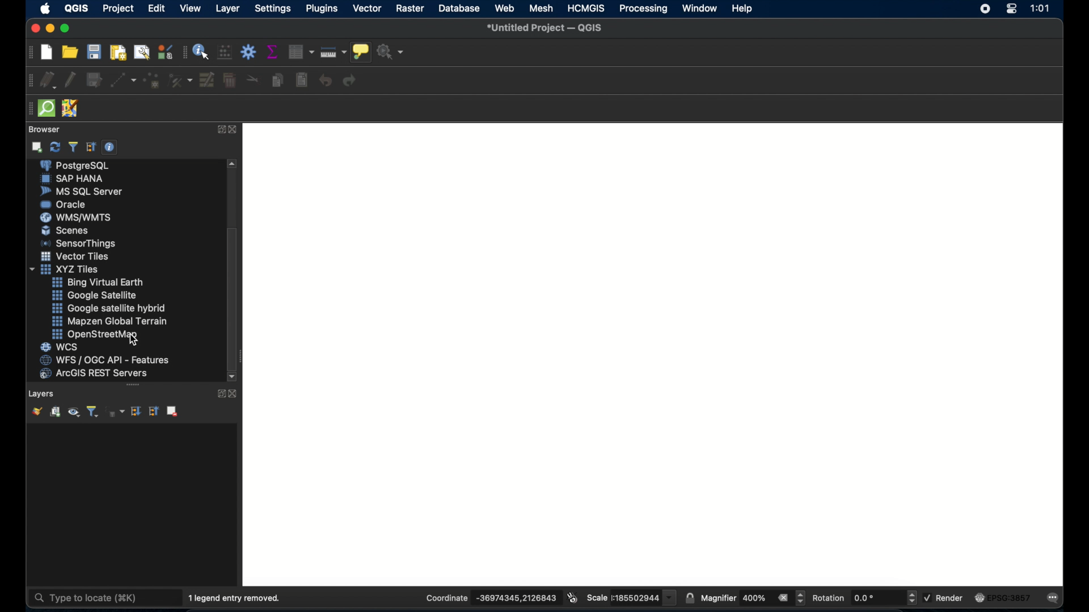 Image resolution: width=1089 pixels, height=612 pixels. What do you see at coordinates (1040, 9) in the screenshot?
I see `time` at bounding box center [1040, 9].